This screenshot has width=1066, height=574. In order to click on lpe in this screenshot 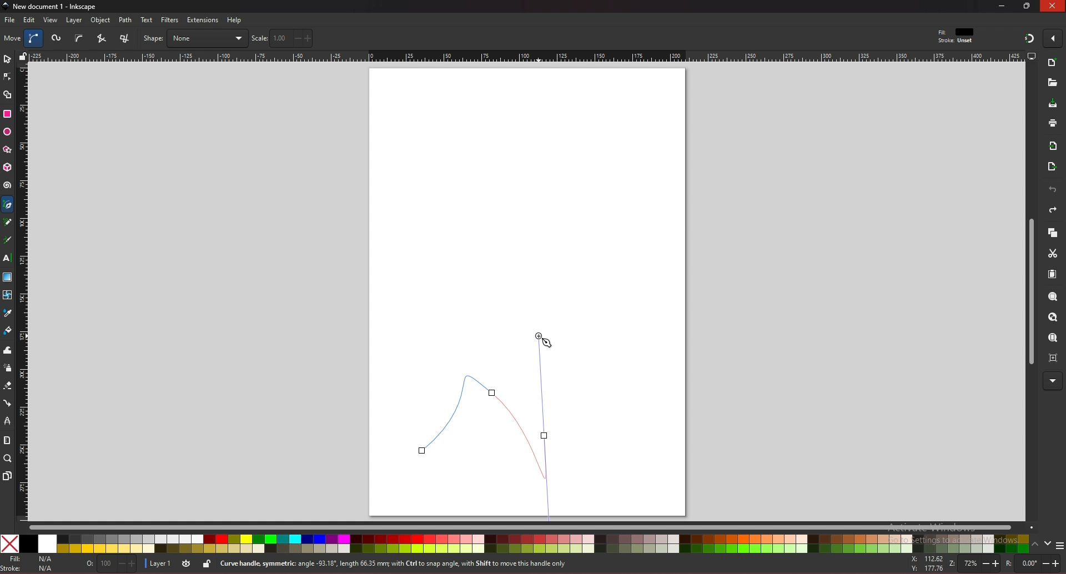, I will do `click(8, 420)`.